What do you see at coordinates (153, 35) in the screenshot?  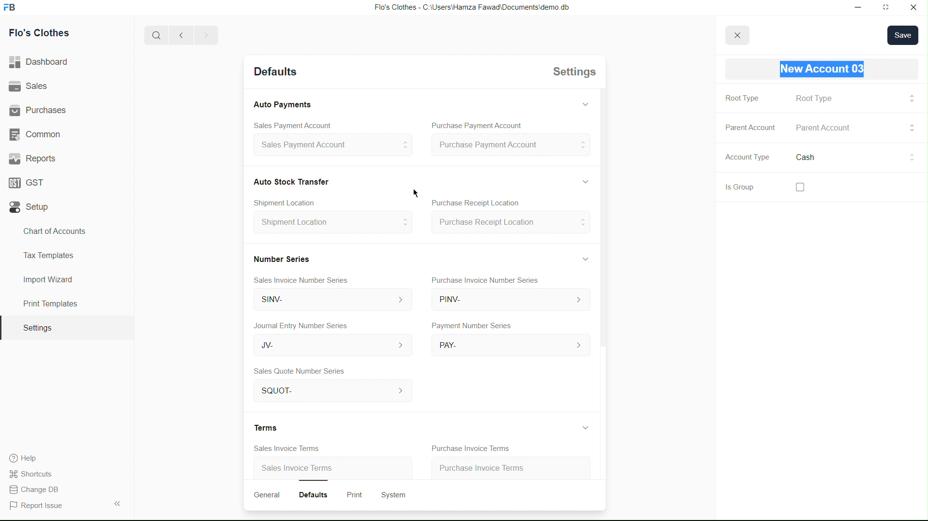 I see `Search` at bounding box center [153, 35].